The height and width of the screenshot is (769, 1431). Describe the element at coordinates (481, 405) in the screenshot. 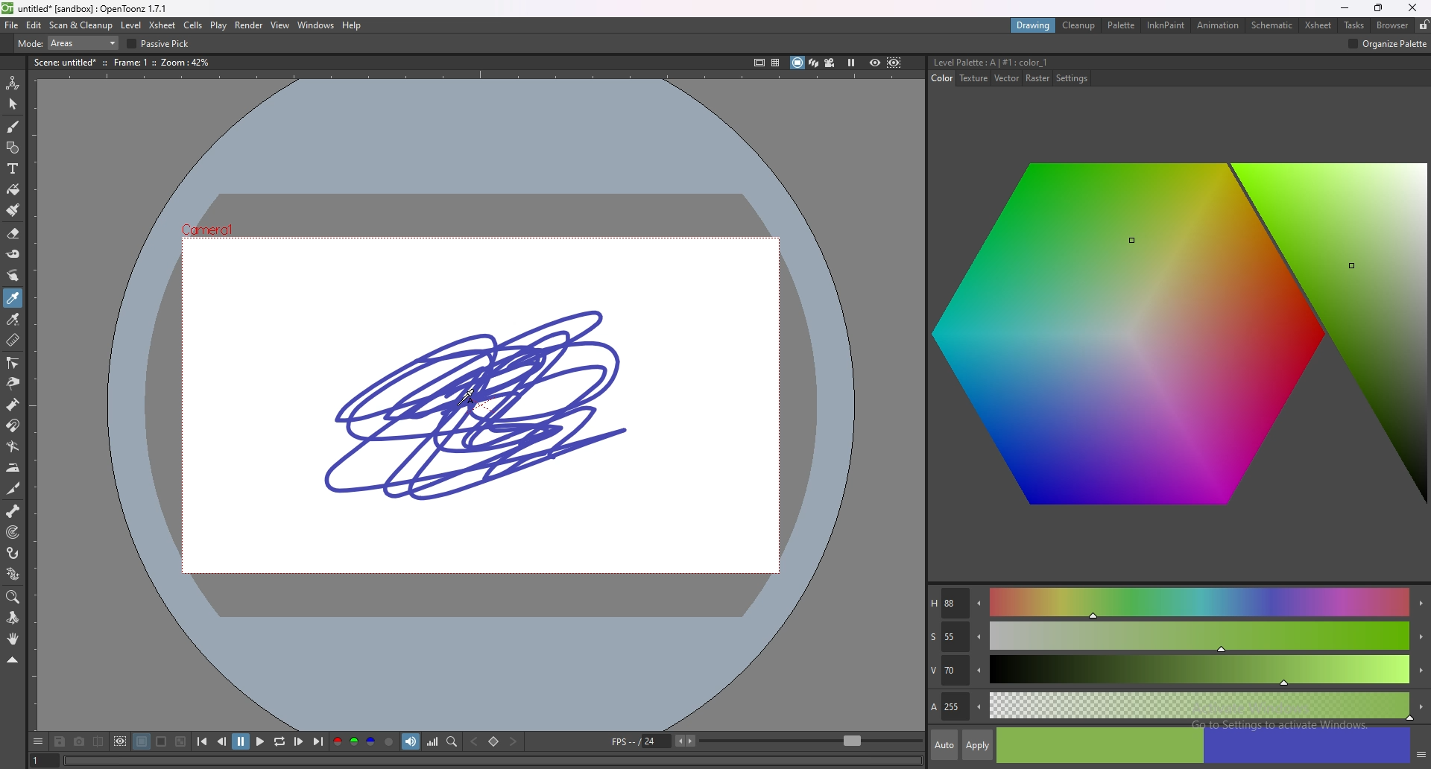

I see `drawing` at that location.